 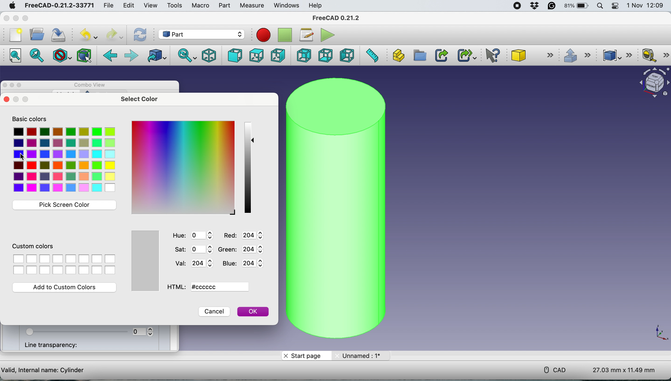 What do you see at coordinates (5, 100) in the screenshot?
I see `close` at bounding box center [5, 100].